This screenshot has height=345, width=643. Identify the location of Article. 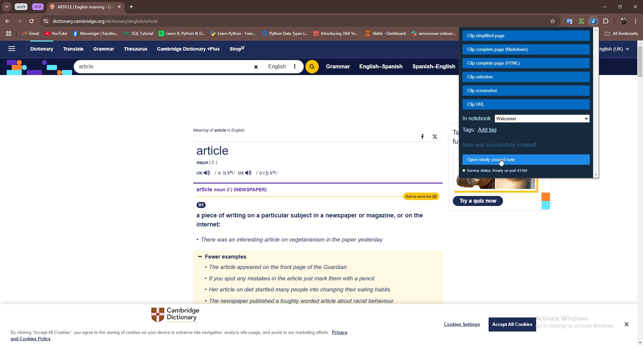
(312, 161).